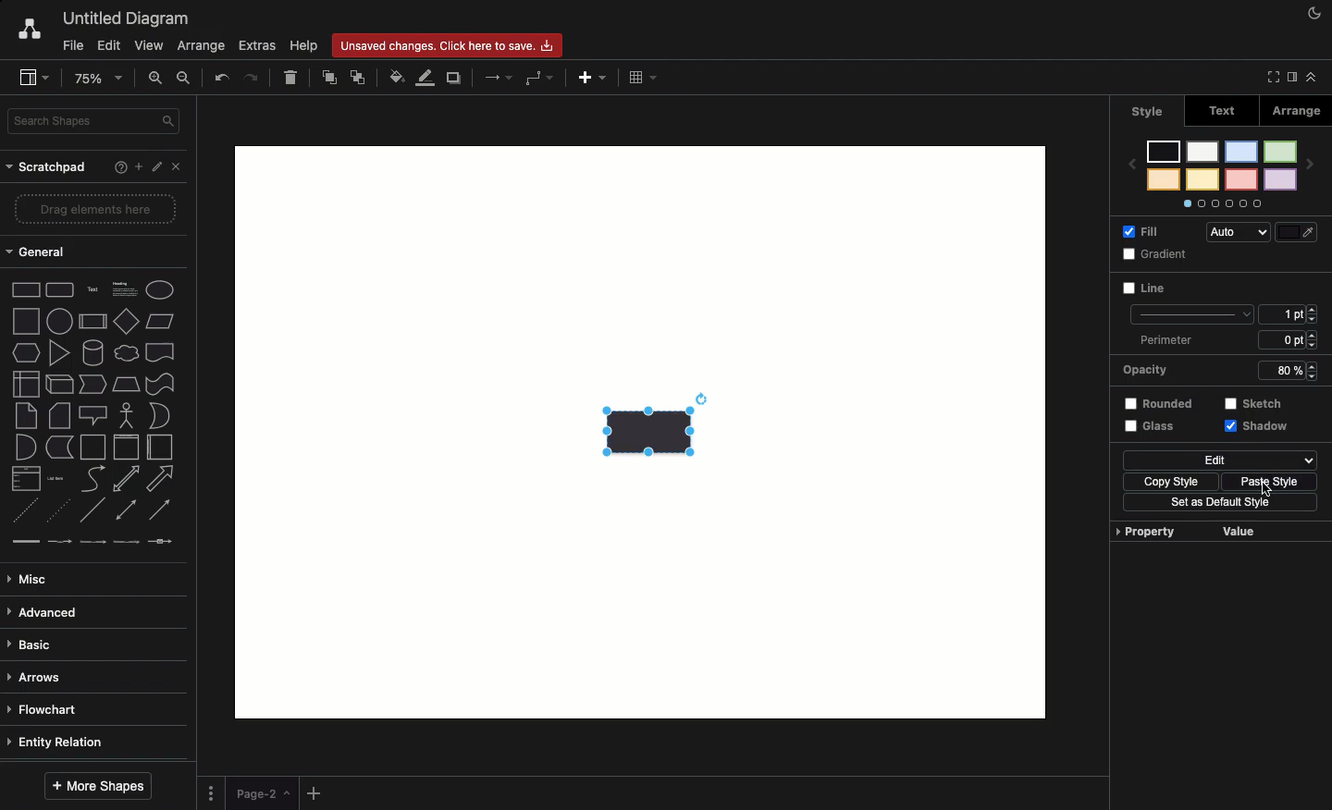  What do you see at coordinates (117, 167) in the screenshot?
I see `Help` at bounding box center [117, 167].